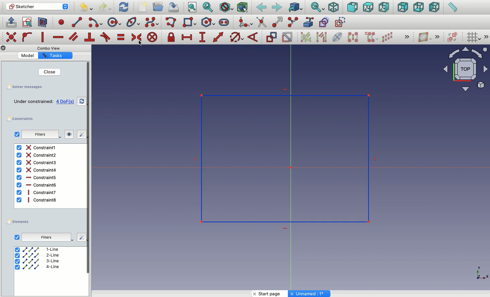 The width and height of the screenshot is (490, 297). What do you see at coordinates (152, 22) in the screenshot?
I see `Create B-spline` at bounding box center [152, 22].